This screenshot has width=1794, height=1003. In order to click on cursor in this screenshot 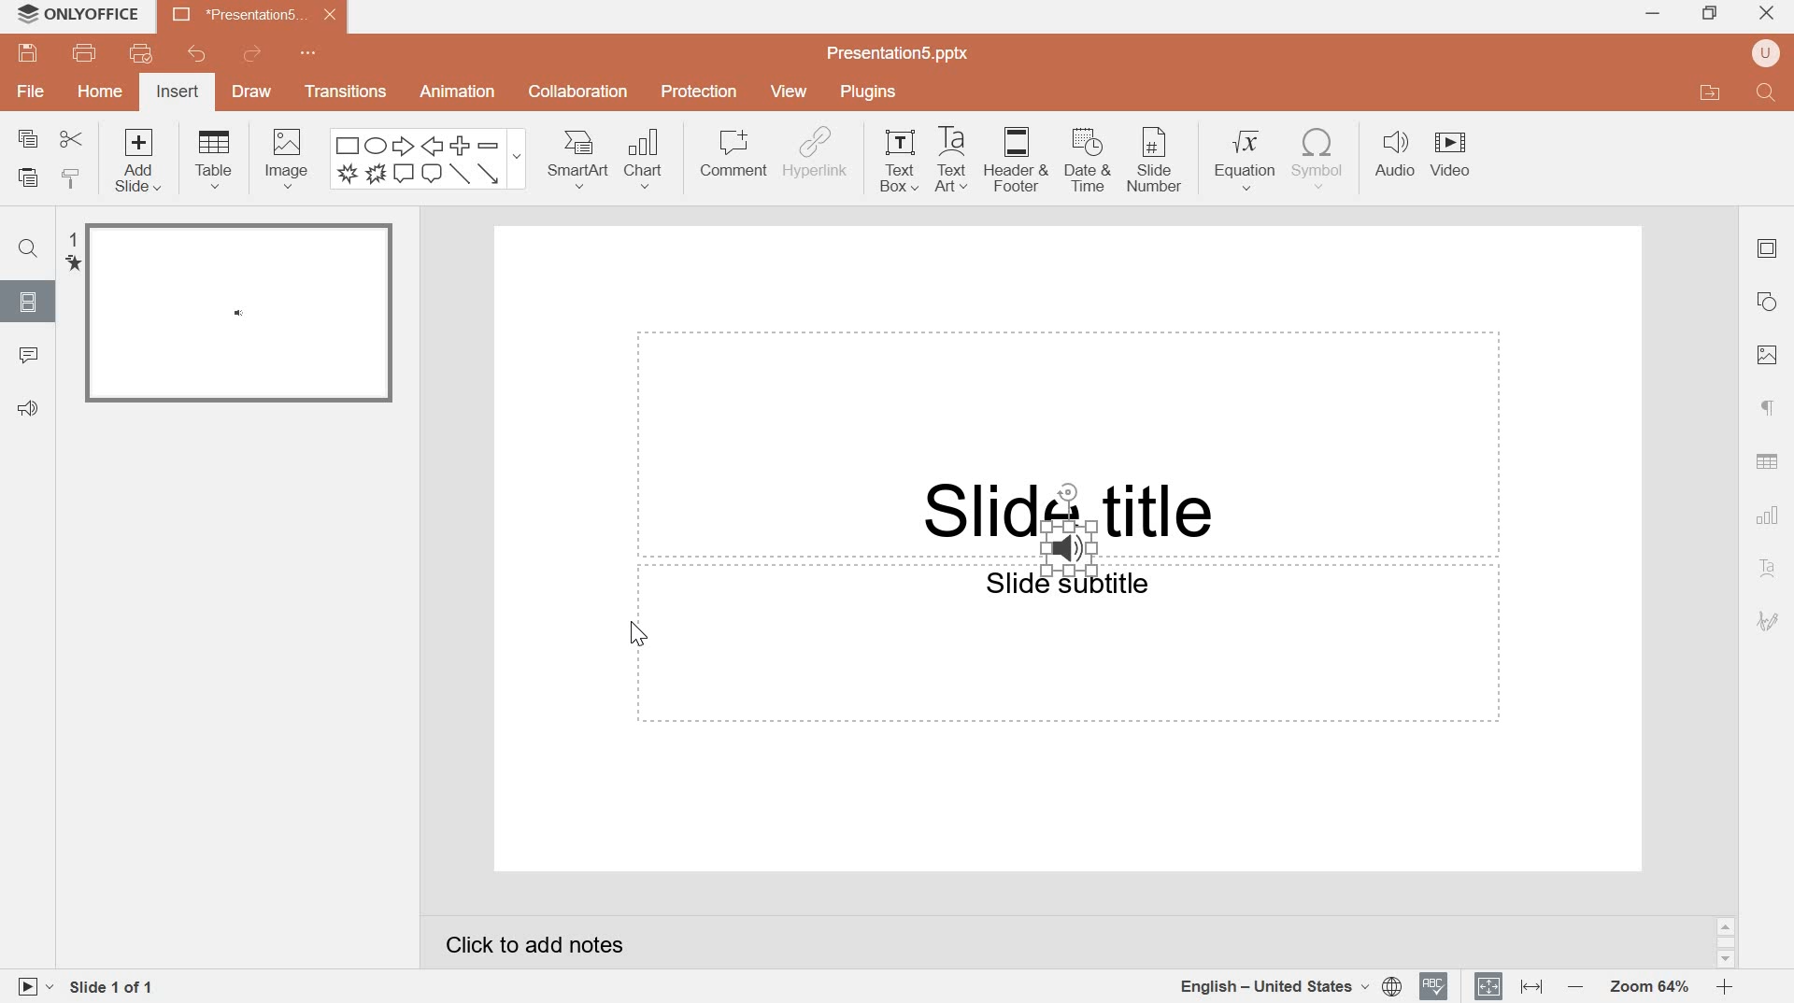, I will do `click(637, 634)`.